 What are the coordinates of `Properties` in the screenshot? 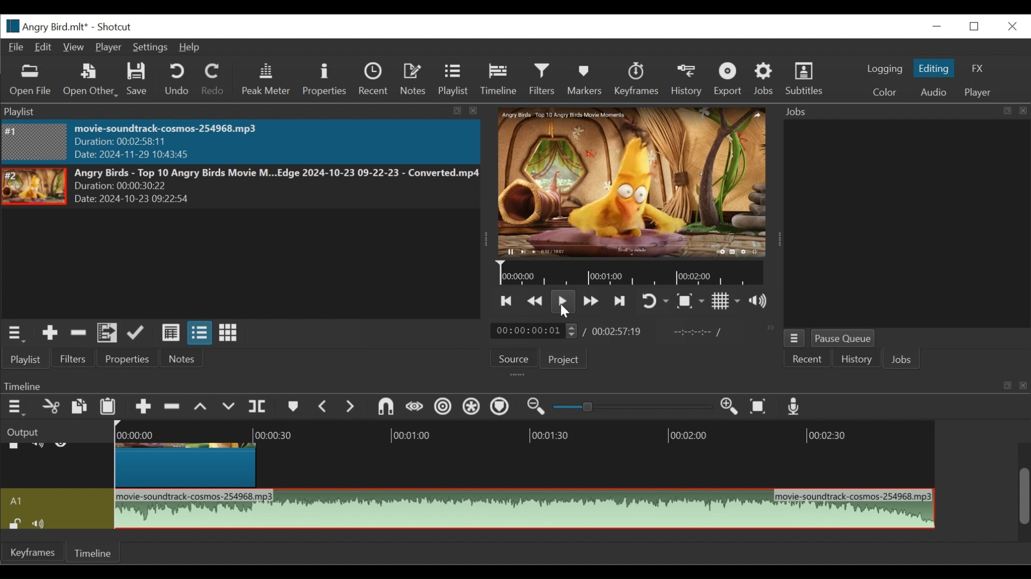 It's located at (324, 79).